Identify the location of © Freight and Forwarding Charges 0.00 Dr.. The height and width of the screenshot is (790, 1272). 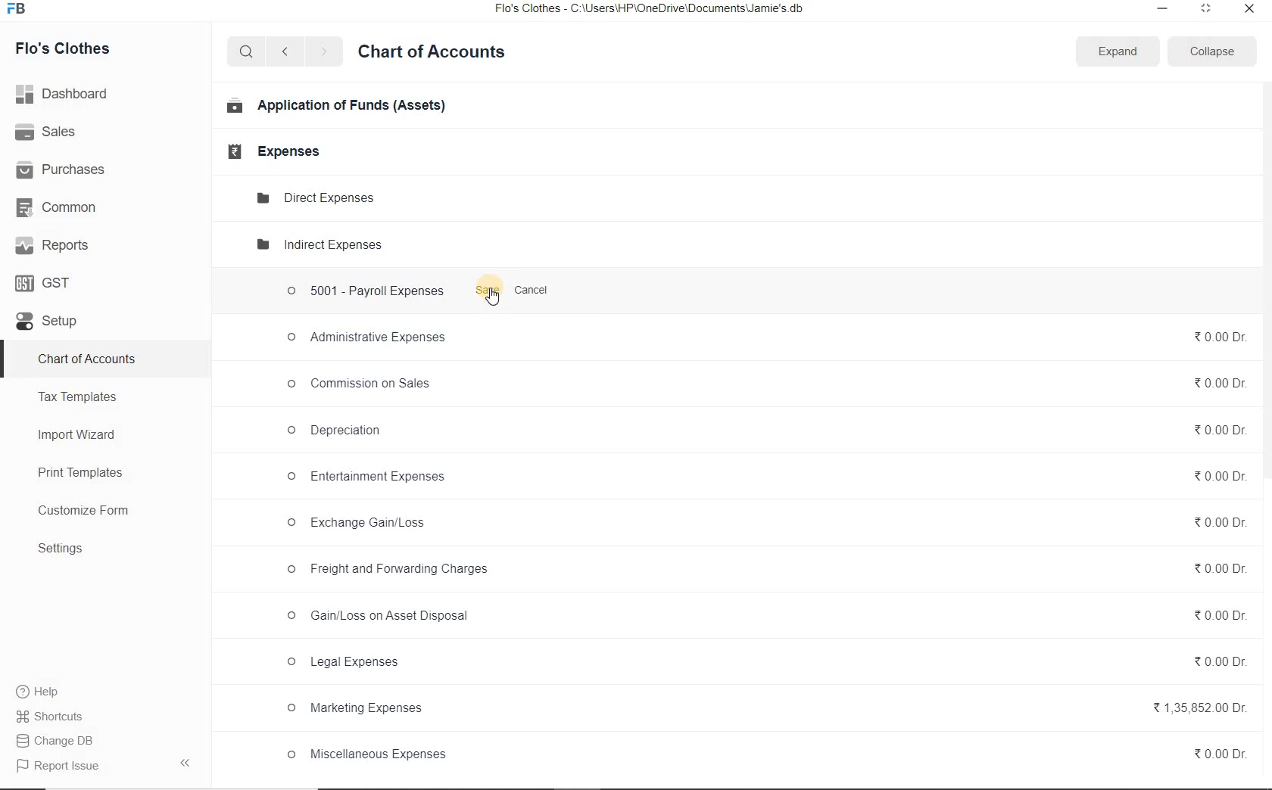
(766, 571).